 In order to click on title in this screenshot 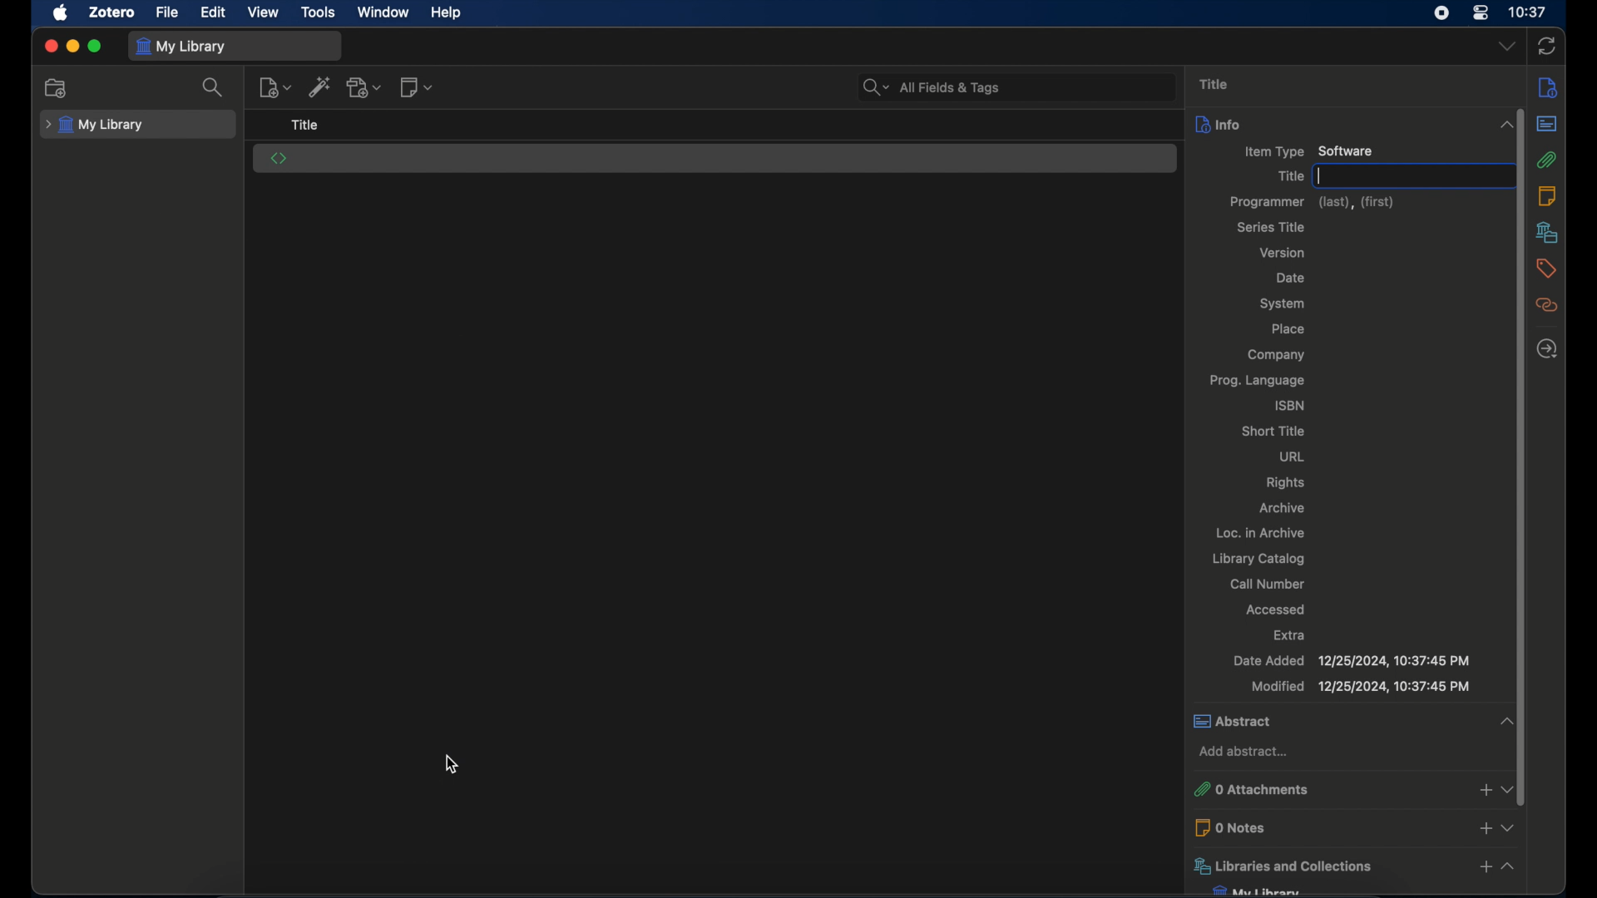, I will do `click(1288, 176)`.